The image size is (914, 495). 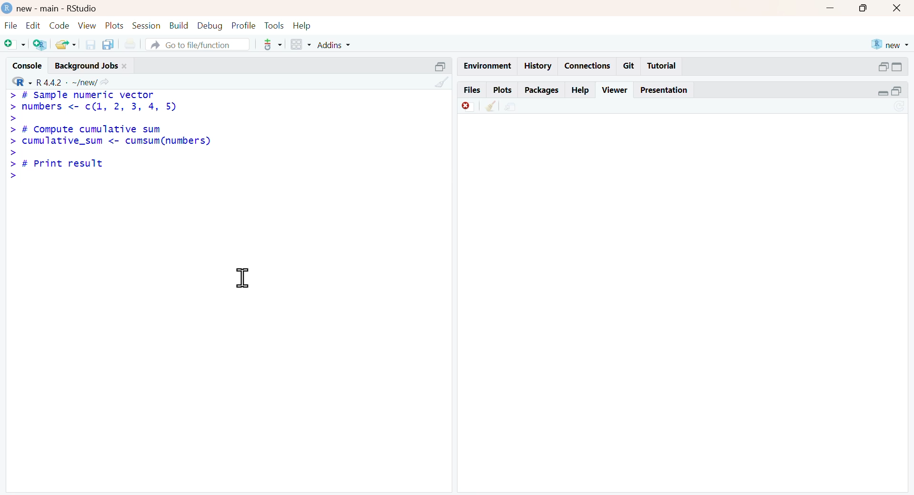 I want to click on open in separate window, so click(x=882, y=67).